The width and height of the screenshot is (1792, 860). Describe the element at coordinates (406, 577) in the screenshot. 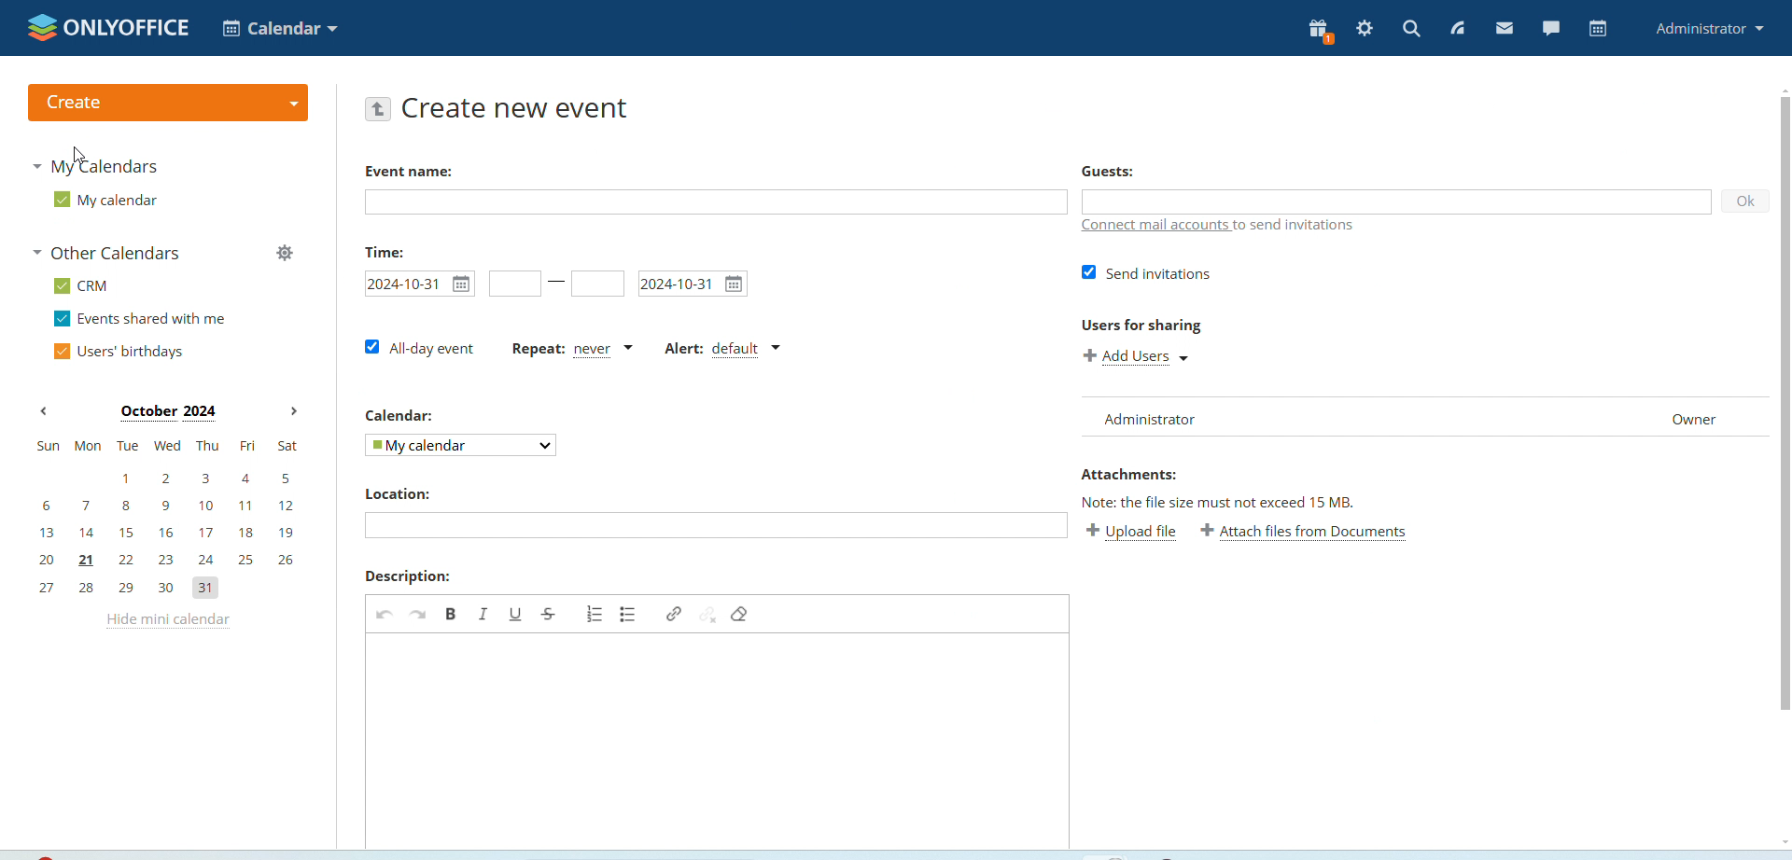

I see `Description` at that location.